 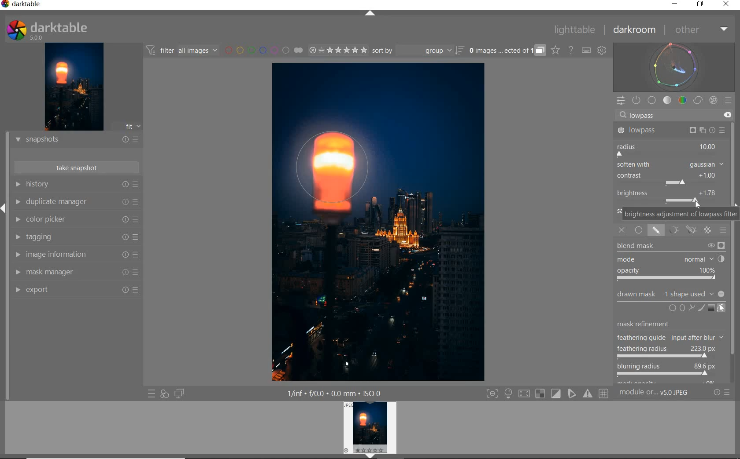 What do you see at coordinates (576, 29) in the screenshot?
I see `LIGHTTABLE` at bounding box center [576, 29].